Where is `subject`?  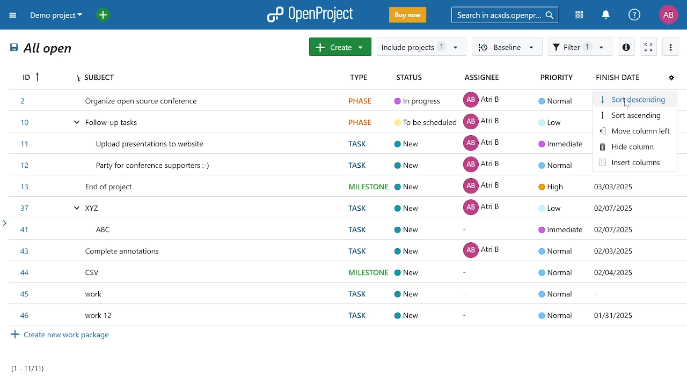 subject is located at coordinates (199, 78).